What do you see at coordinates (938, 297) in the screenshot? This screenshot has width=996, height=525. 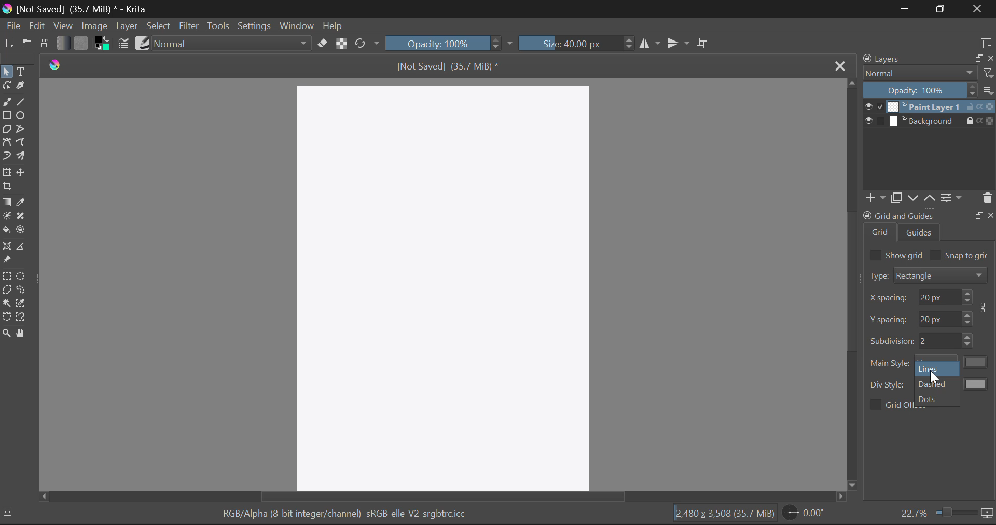 I see `spacing x` at bounding box center [938, 297].